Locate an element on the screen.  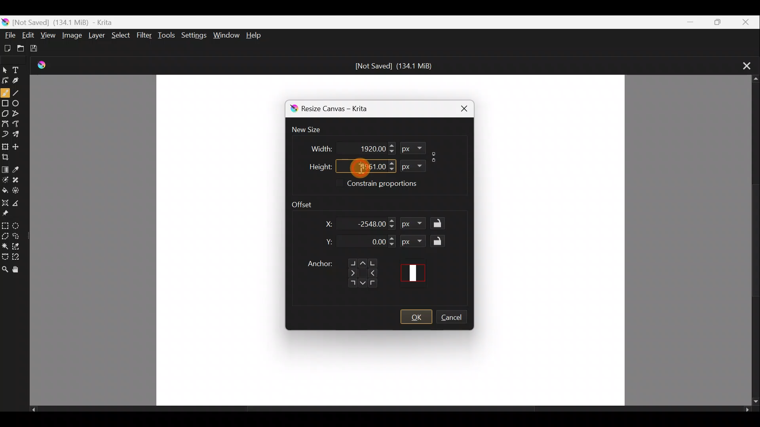
Crop the image to an area is located at coordinates (9, 157).